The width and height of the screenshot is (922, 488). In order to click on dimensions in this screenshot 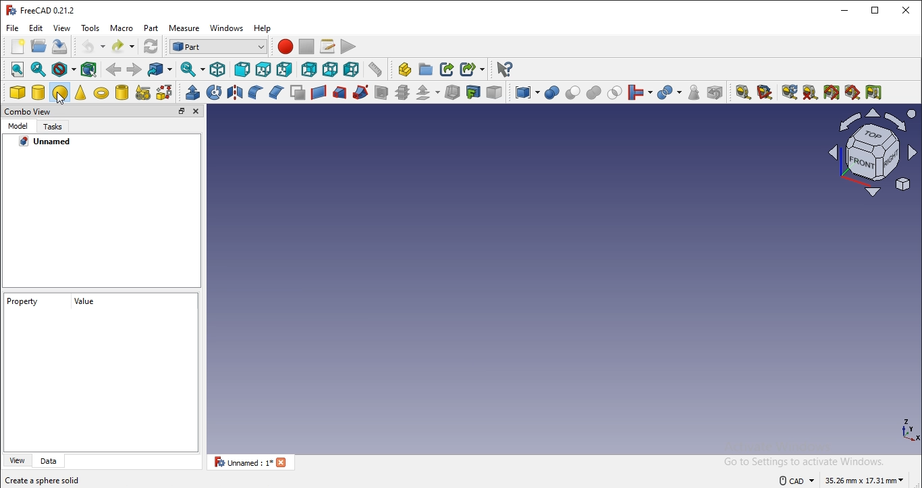, I will do `click(841, 479)`.